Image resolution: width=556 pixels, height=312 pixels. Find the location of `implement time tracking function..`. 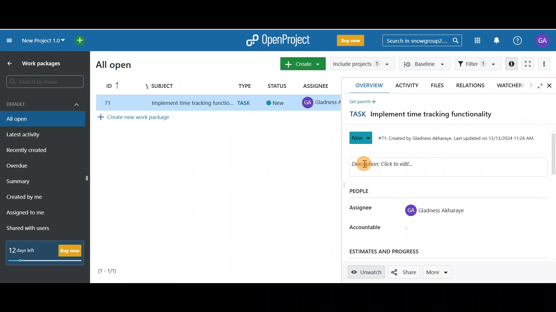

implement time tracking function.. is located at coordinates (189, 103).